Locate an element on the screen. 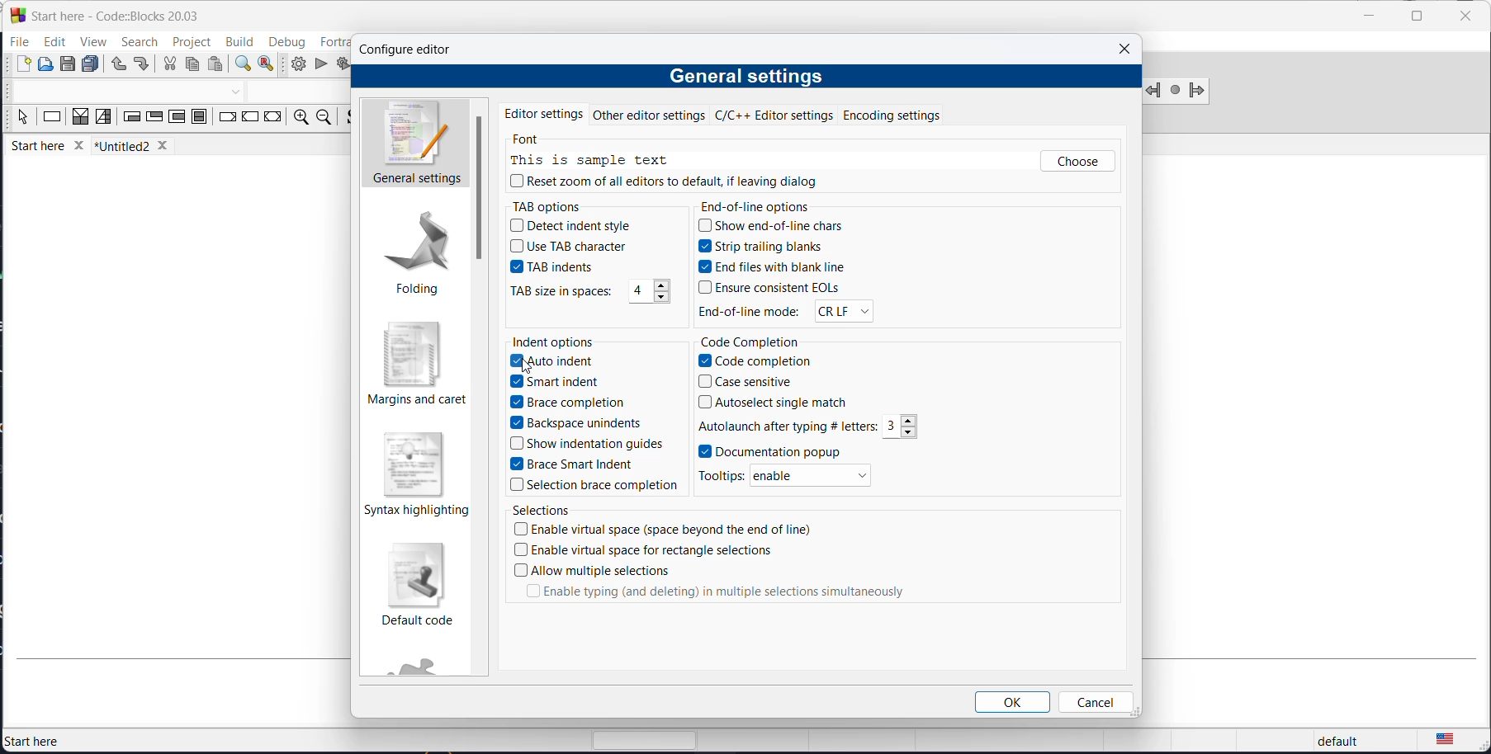  default is located at coordinates (1338, 738).